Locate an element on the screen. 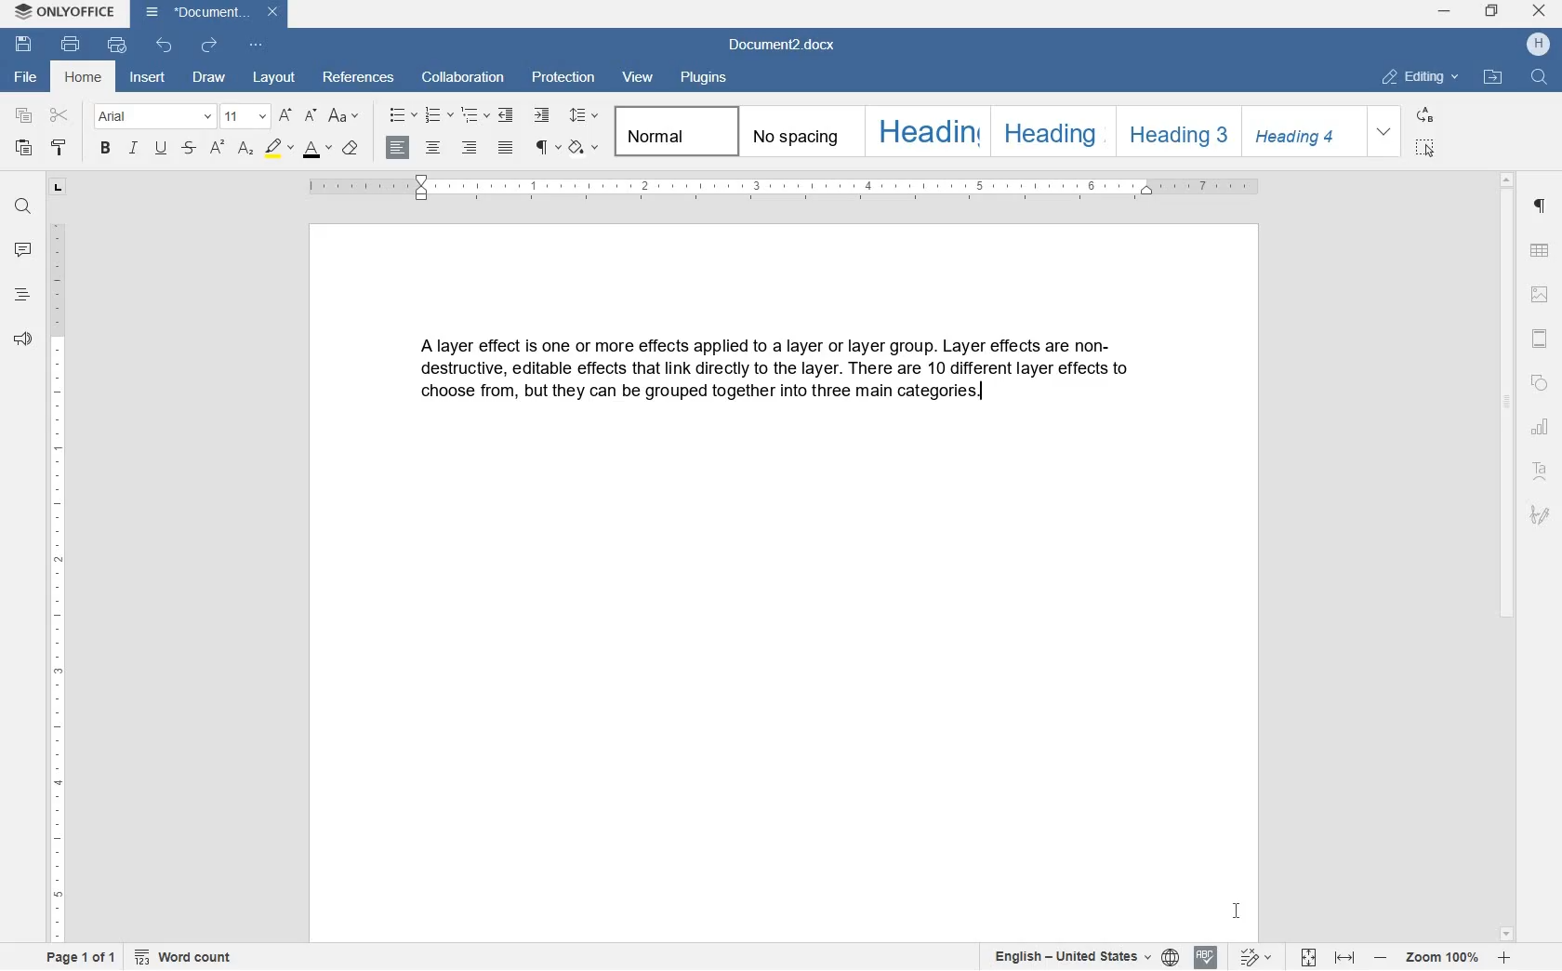 The width and height of the screenshot is (1562, 971). SUBSCRIPT is located at coordinates (245, 149).